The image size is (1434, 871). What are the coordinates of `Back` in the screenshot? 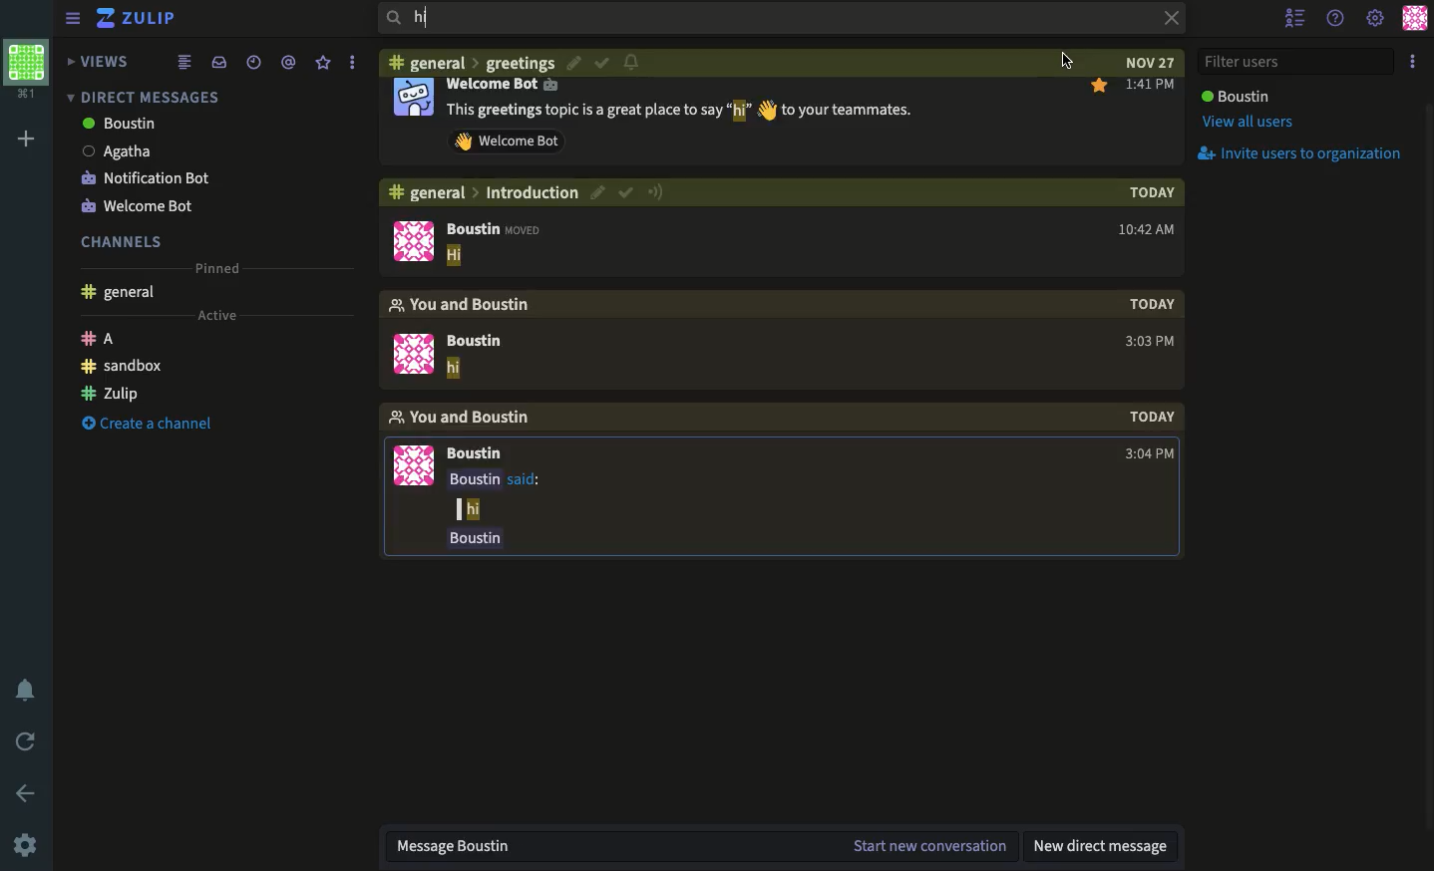 It's located at (28, 792).